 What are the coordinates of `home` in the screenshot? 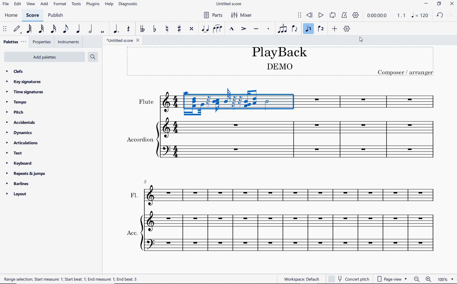 It's located at (12, 16).